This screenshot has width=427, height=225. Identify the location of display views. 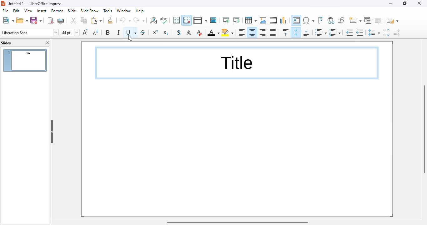
(200, 20).